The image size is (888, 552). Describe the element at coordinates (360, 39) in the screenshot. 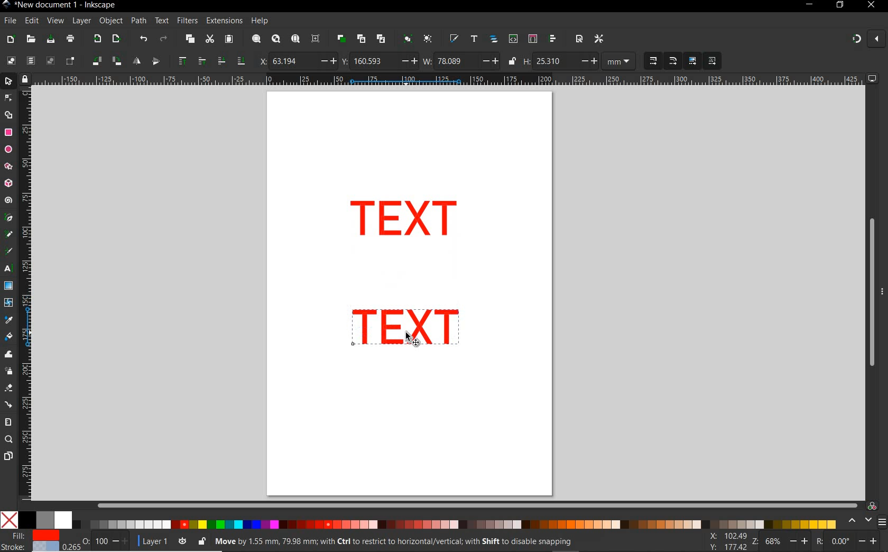

I see `create clone` at that location.